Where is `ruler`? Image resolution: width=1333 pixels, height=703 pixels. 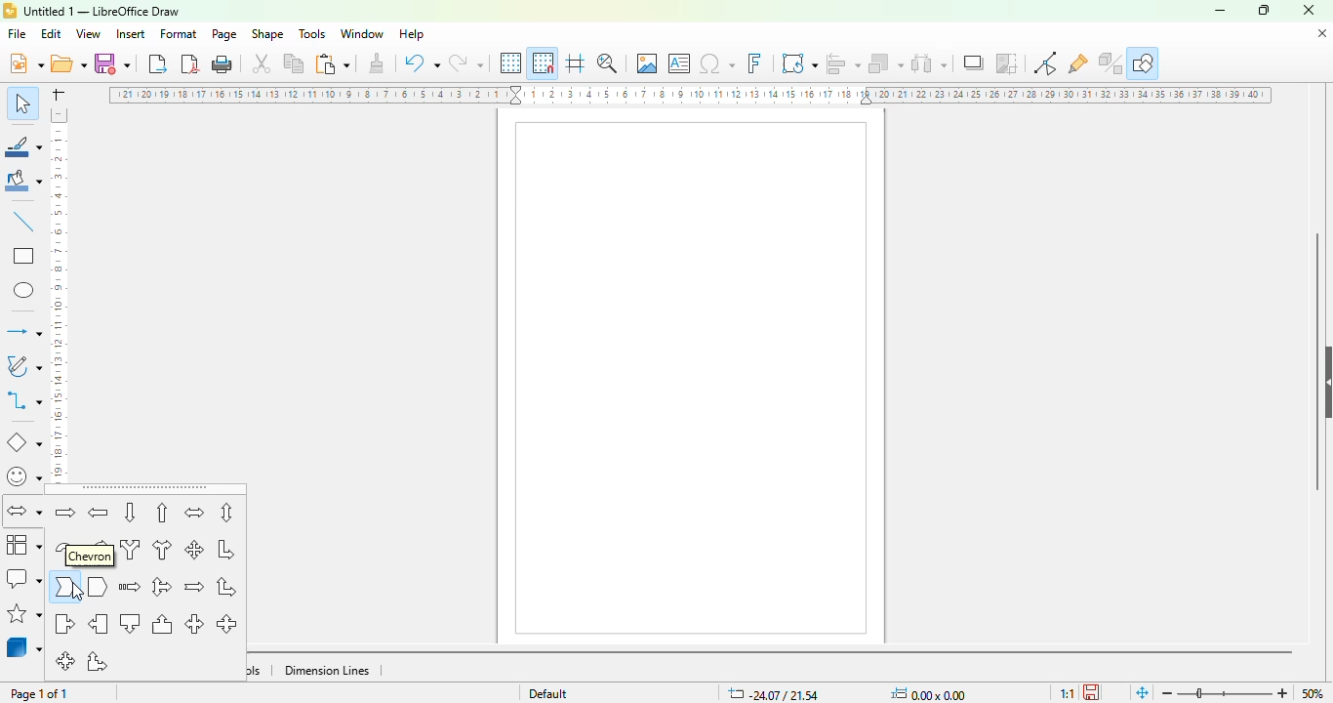 ruler is located at coordinates (58, 295).